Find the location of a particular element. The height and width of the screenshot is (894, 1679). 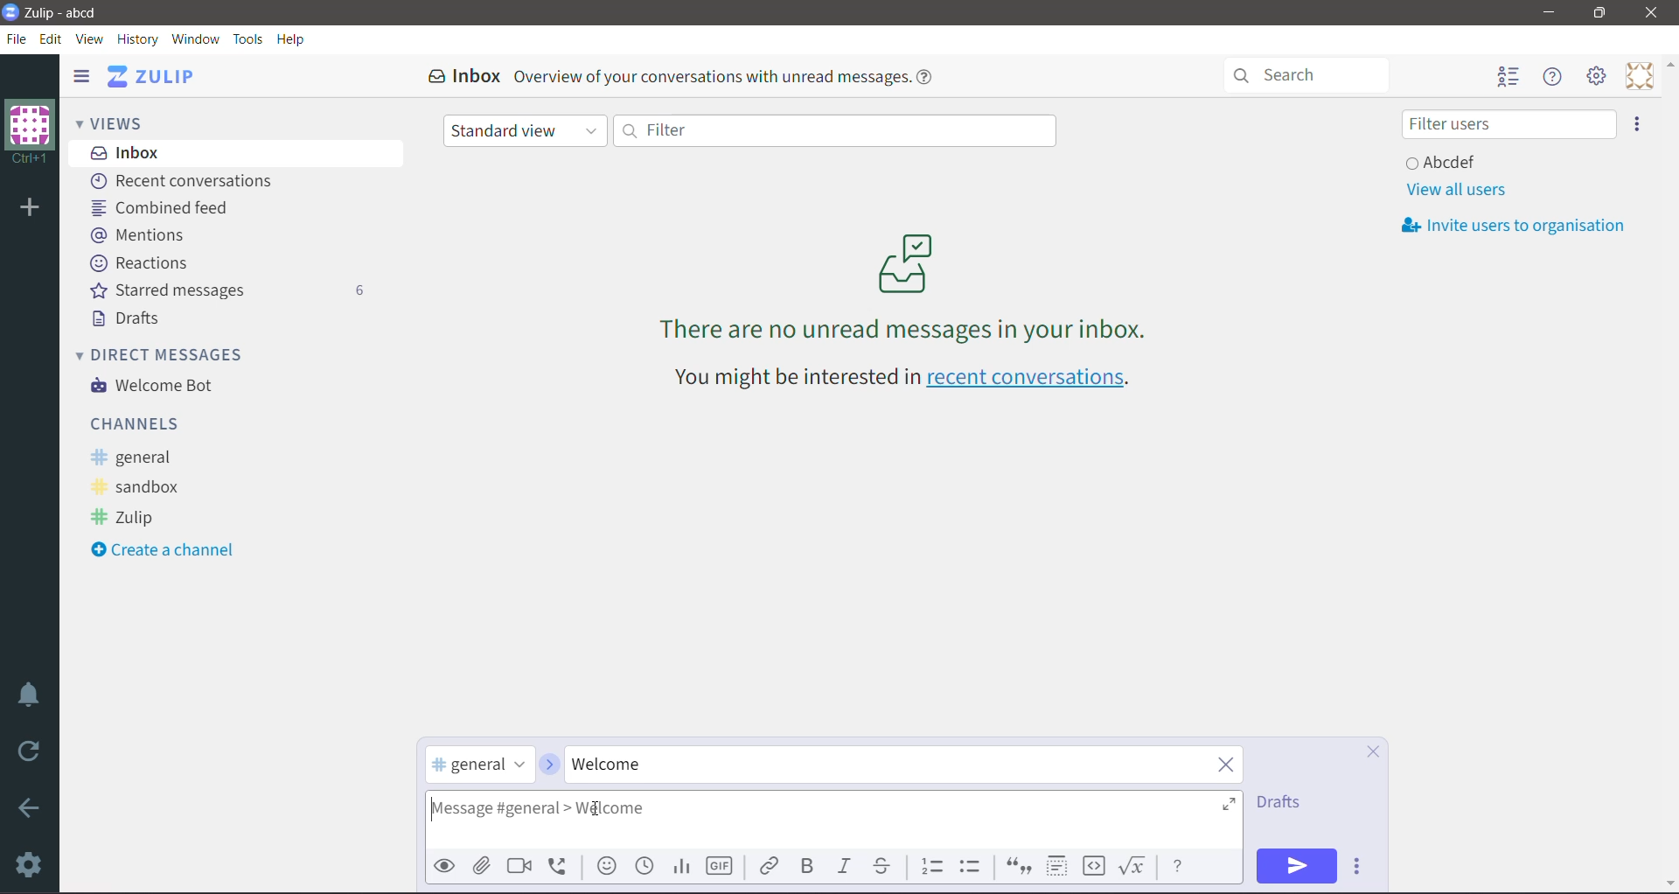

Cancel Compose is located at coordinates (1373, 753).